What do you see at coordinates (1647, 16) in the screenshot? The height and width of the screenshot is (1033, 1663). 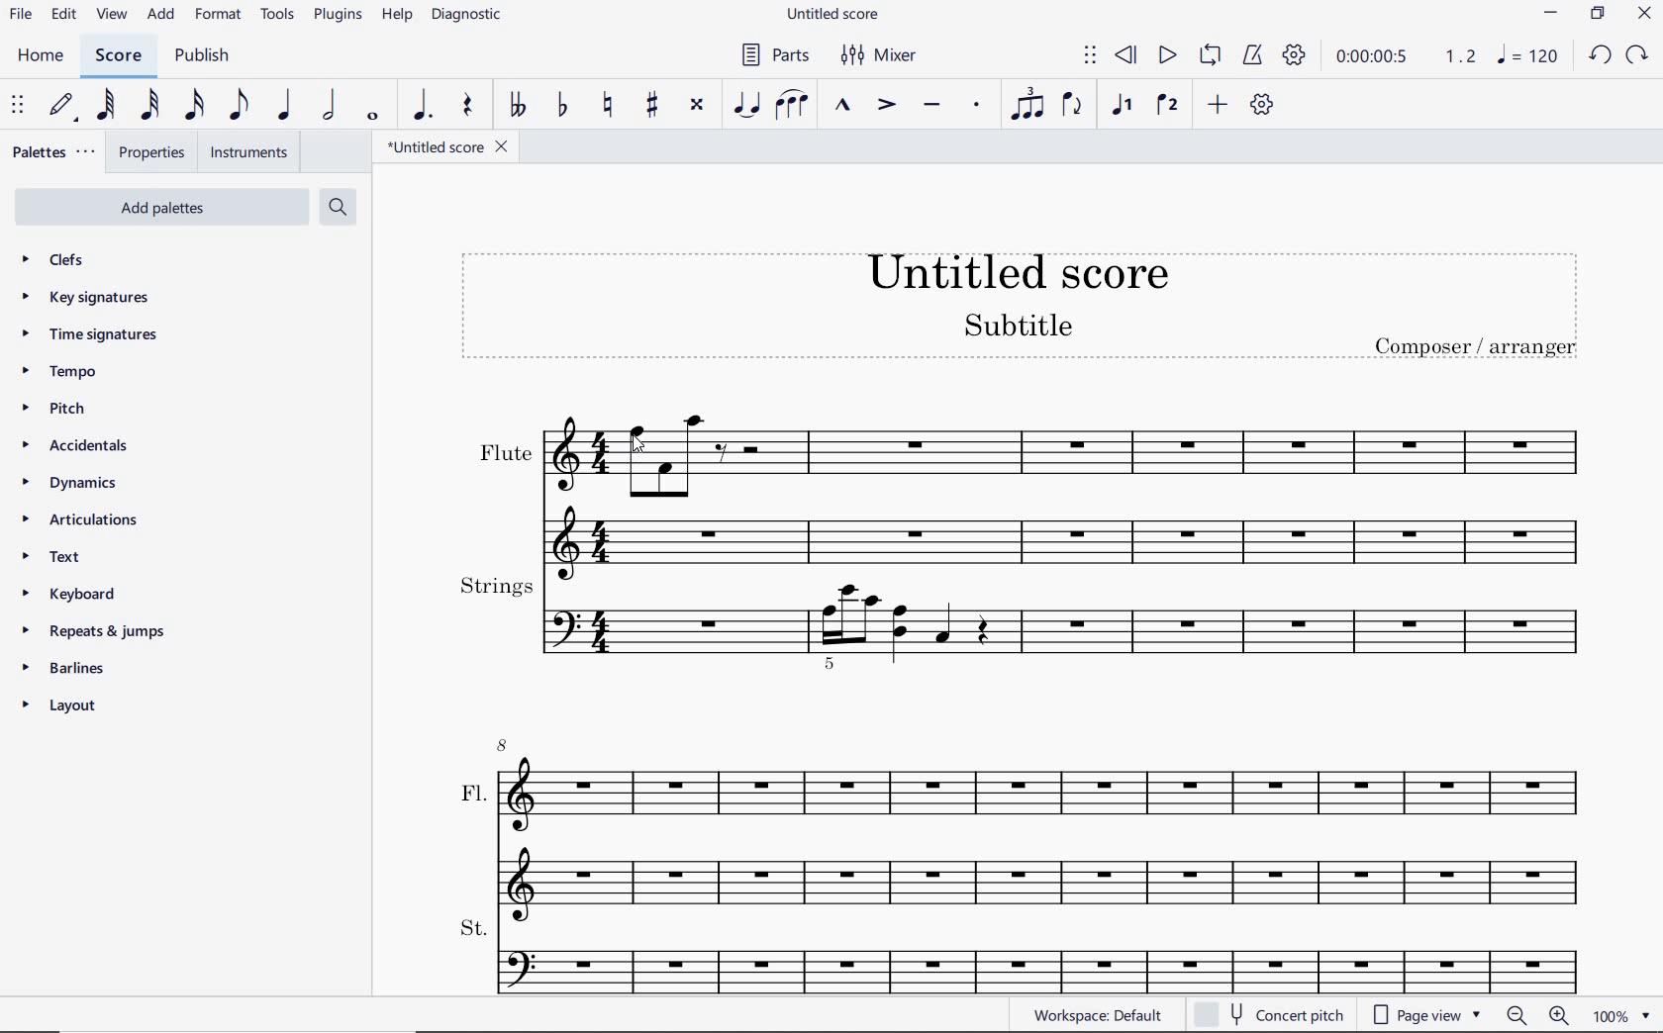 I see `close` at bounding box center [1647, 16].